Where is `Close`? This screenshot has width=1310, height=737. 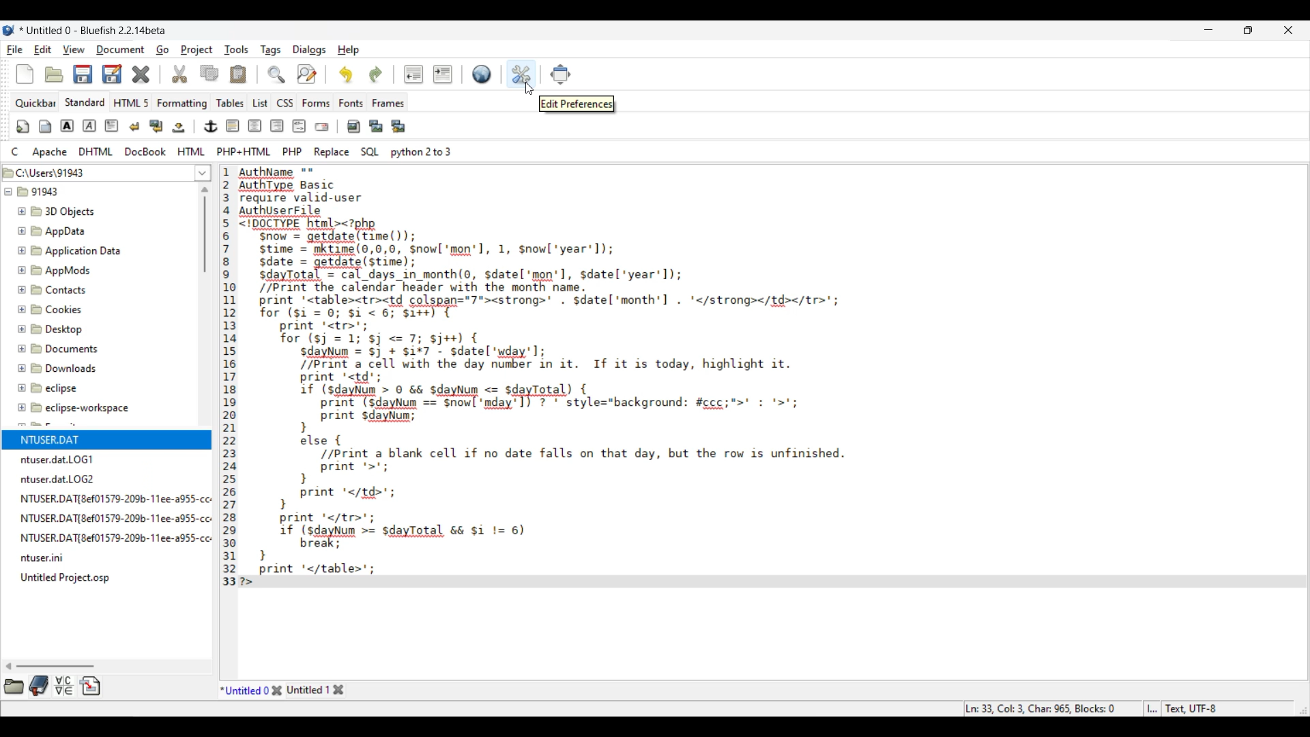
Close is located at coordinates (277, 690).